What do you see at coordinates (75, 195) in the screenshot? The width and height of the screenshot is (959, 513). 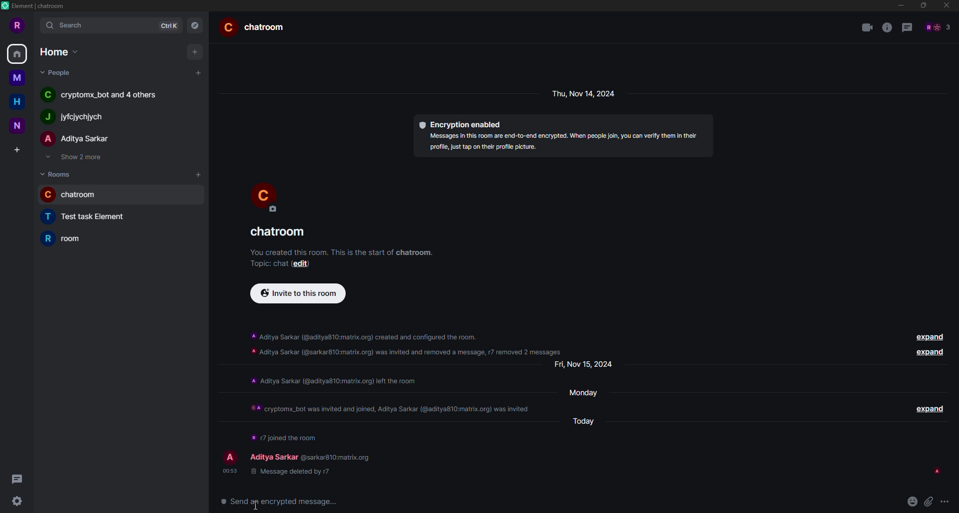 I see `room` at bounding box center [75, 195].